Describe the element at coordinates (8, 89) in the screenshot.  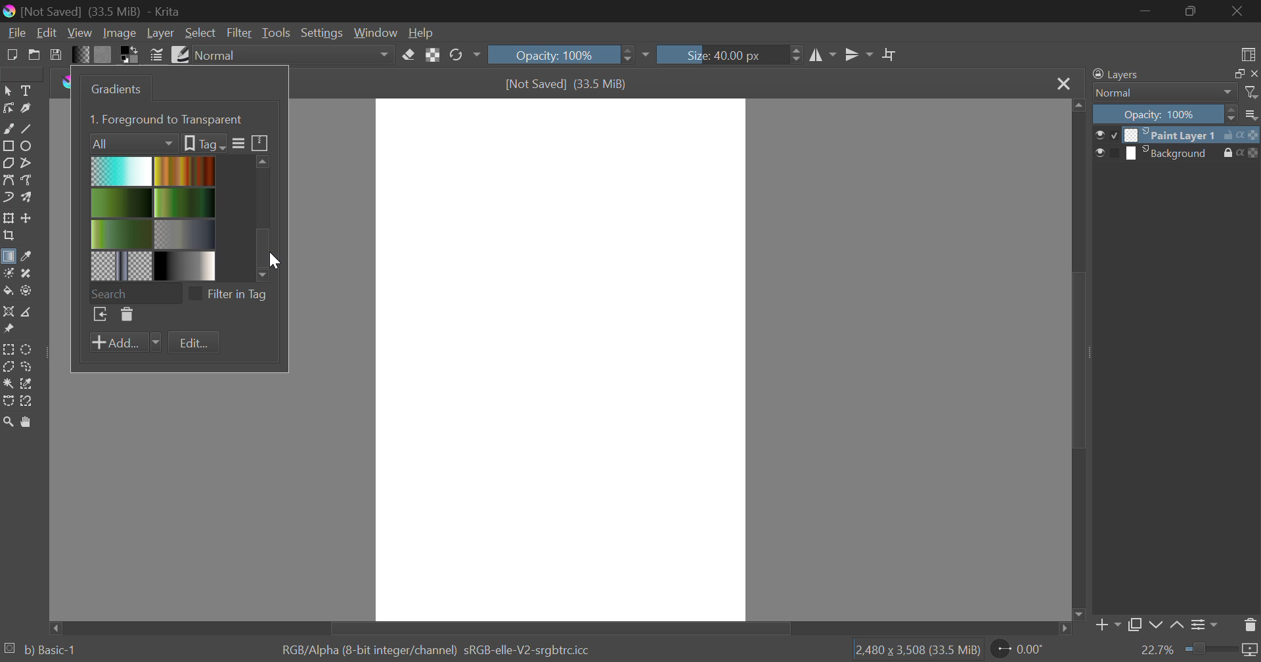
I see `Select` at that location.